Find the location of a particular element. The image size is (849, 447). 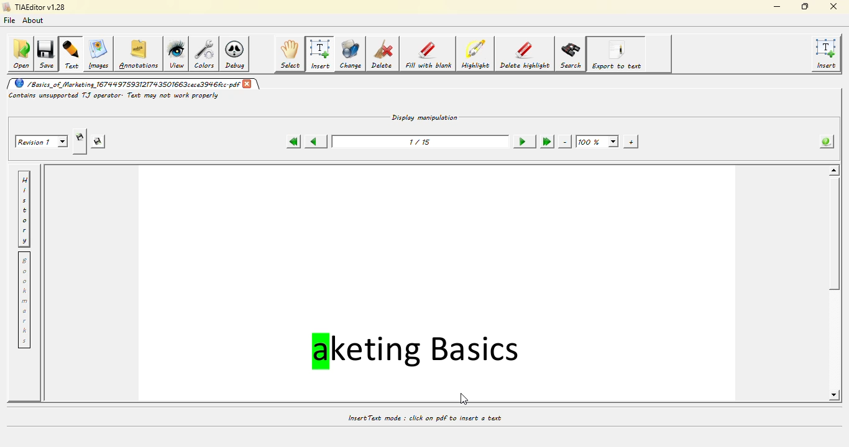

colors is located at coordinates (206, 55).